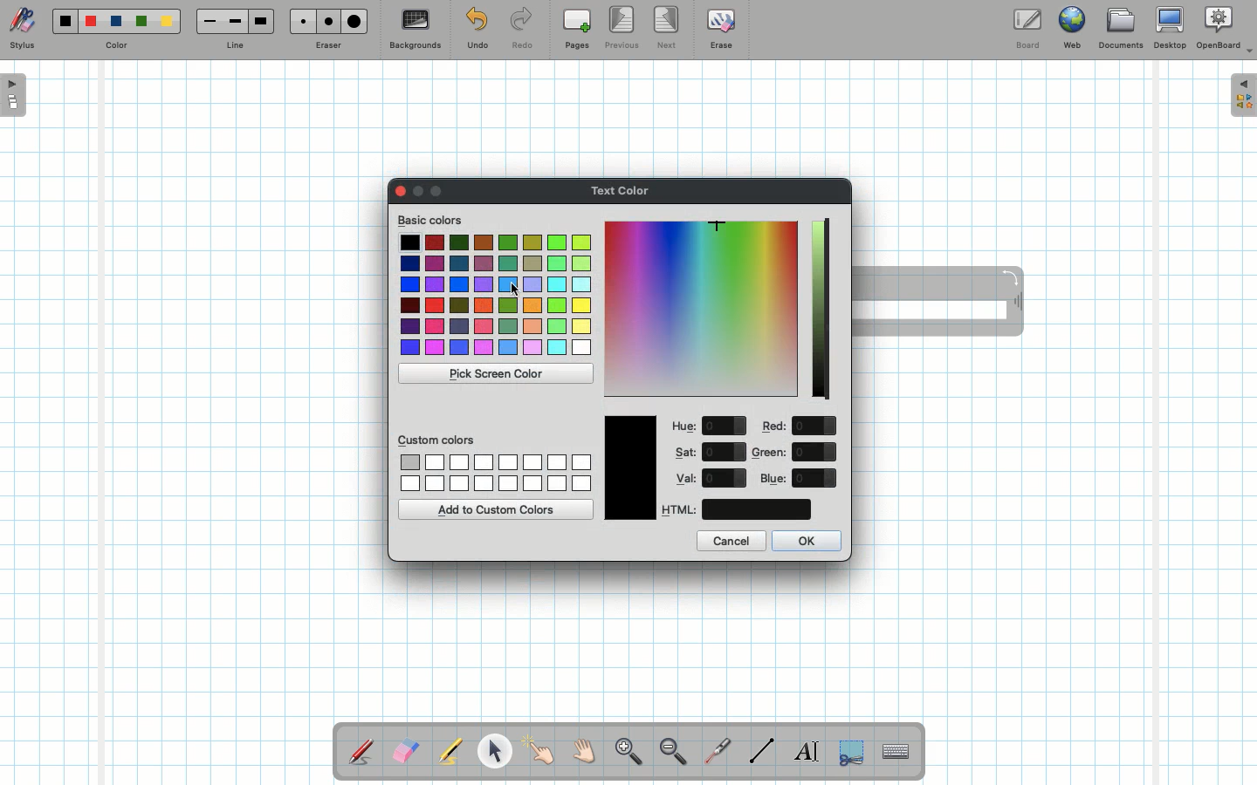 The height and width of the screenshot is (785, 1257). I want to click on value, so click(725, 478).